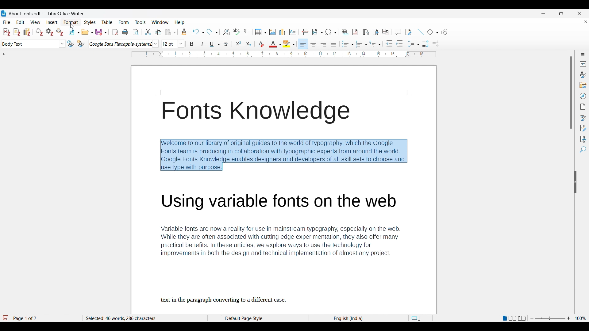 The height and width of the screenshot is (331, 589). Describe the element at coordinates (283, 32) in the screenshot. I see `Insert chart` at that location.